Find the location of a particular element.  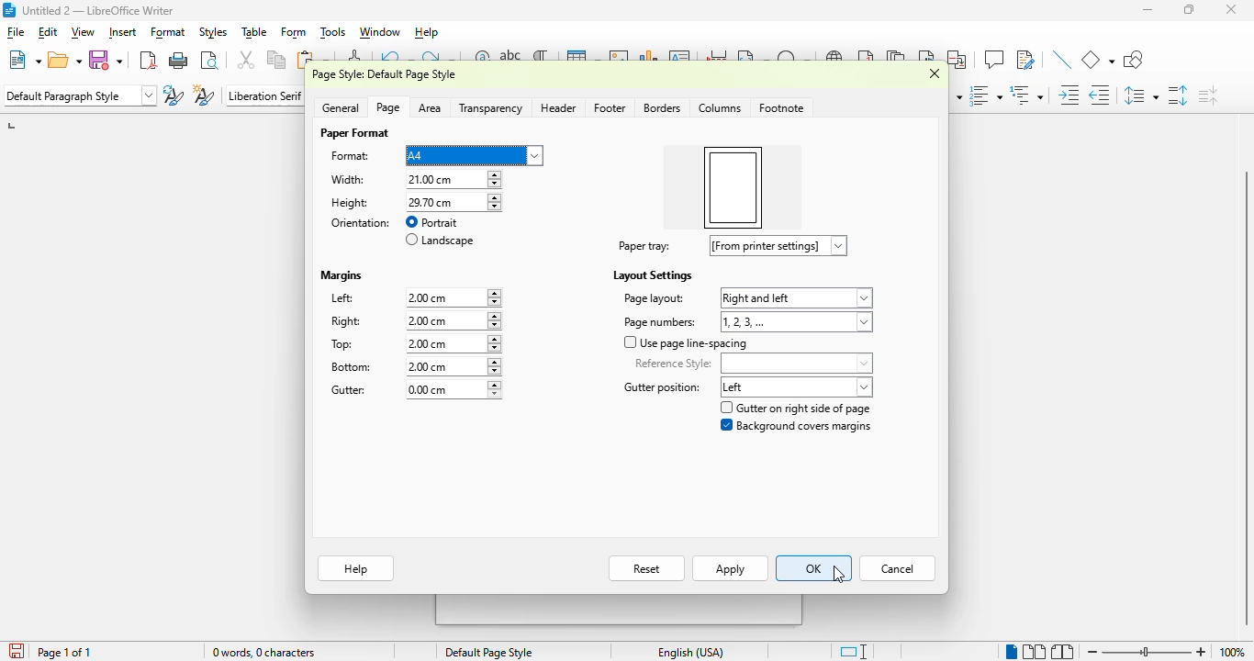

select outline format is located at coordinates (1026, 95).